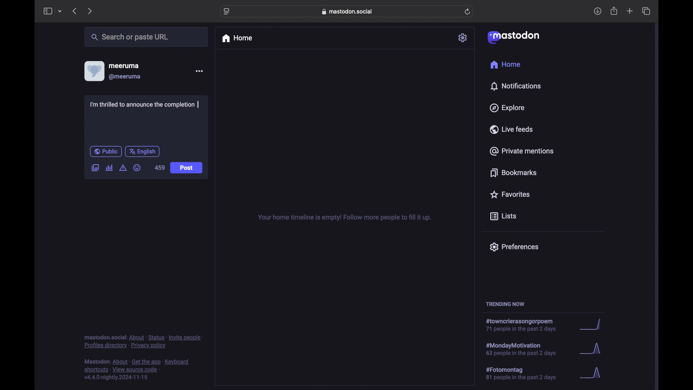  I want to click on meeruma, so click(124, 66).